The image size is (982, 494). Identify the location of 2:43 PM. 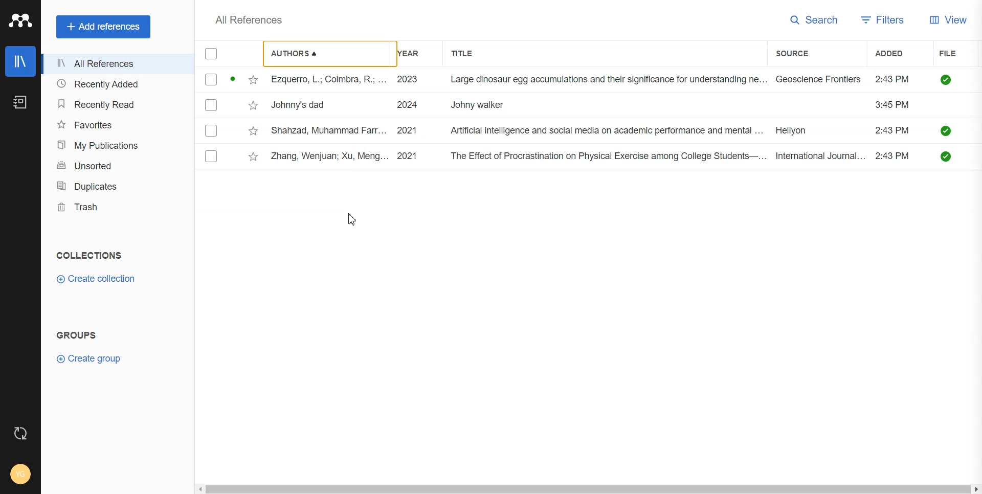
(894, 156).